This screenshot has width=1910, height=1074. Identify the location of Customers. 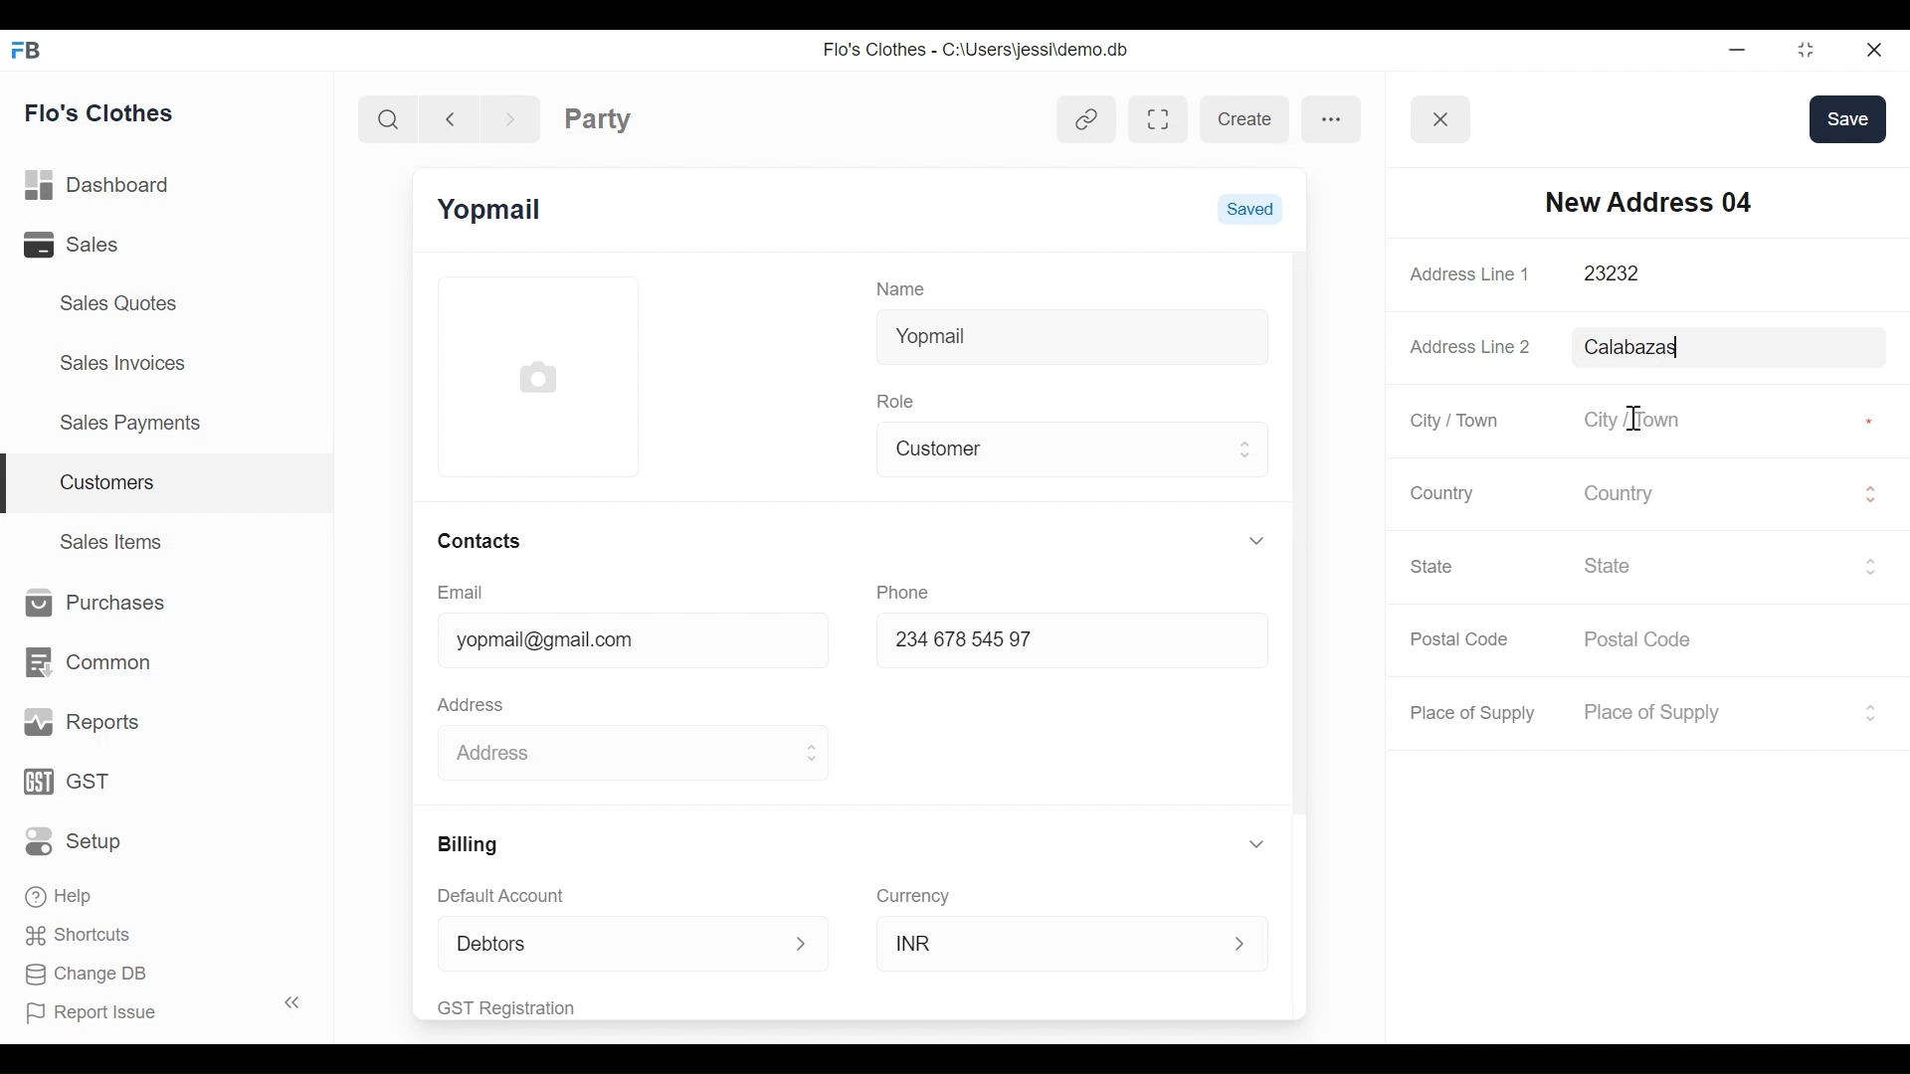
(169, 484).